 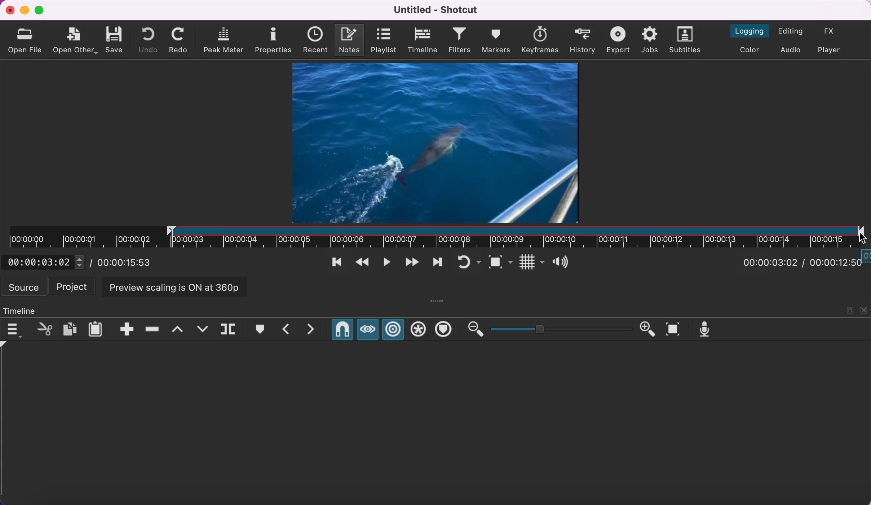 What do you see at coordinates (496, 41) in the screenshot?
I see `markers` at bounding box center [496, 41].